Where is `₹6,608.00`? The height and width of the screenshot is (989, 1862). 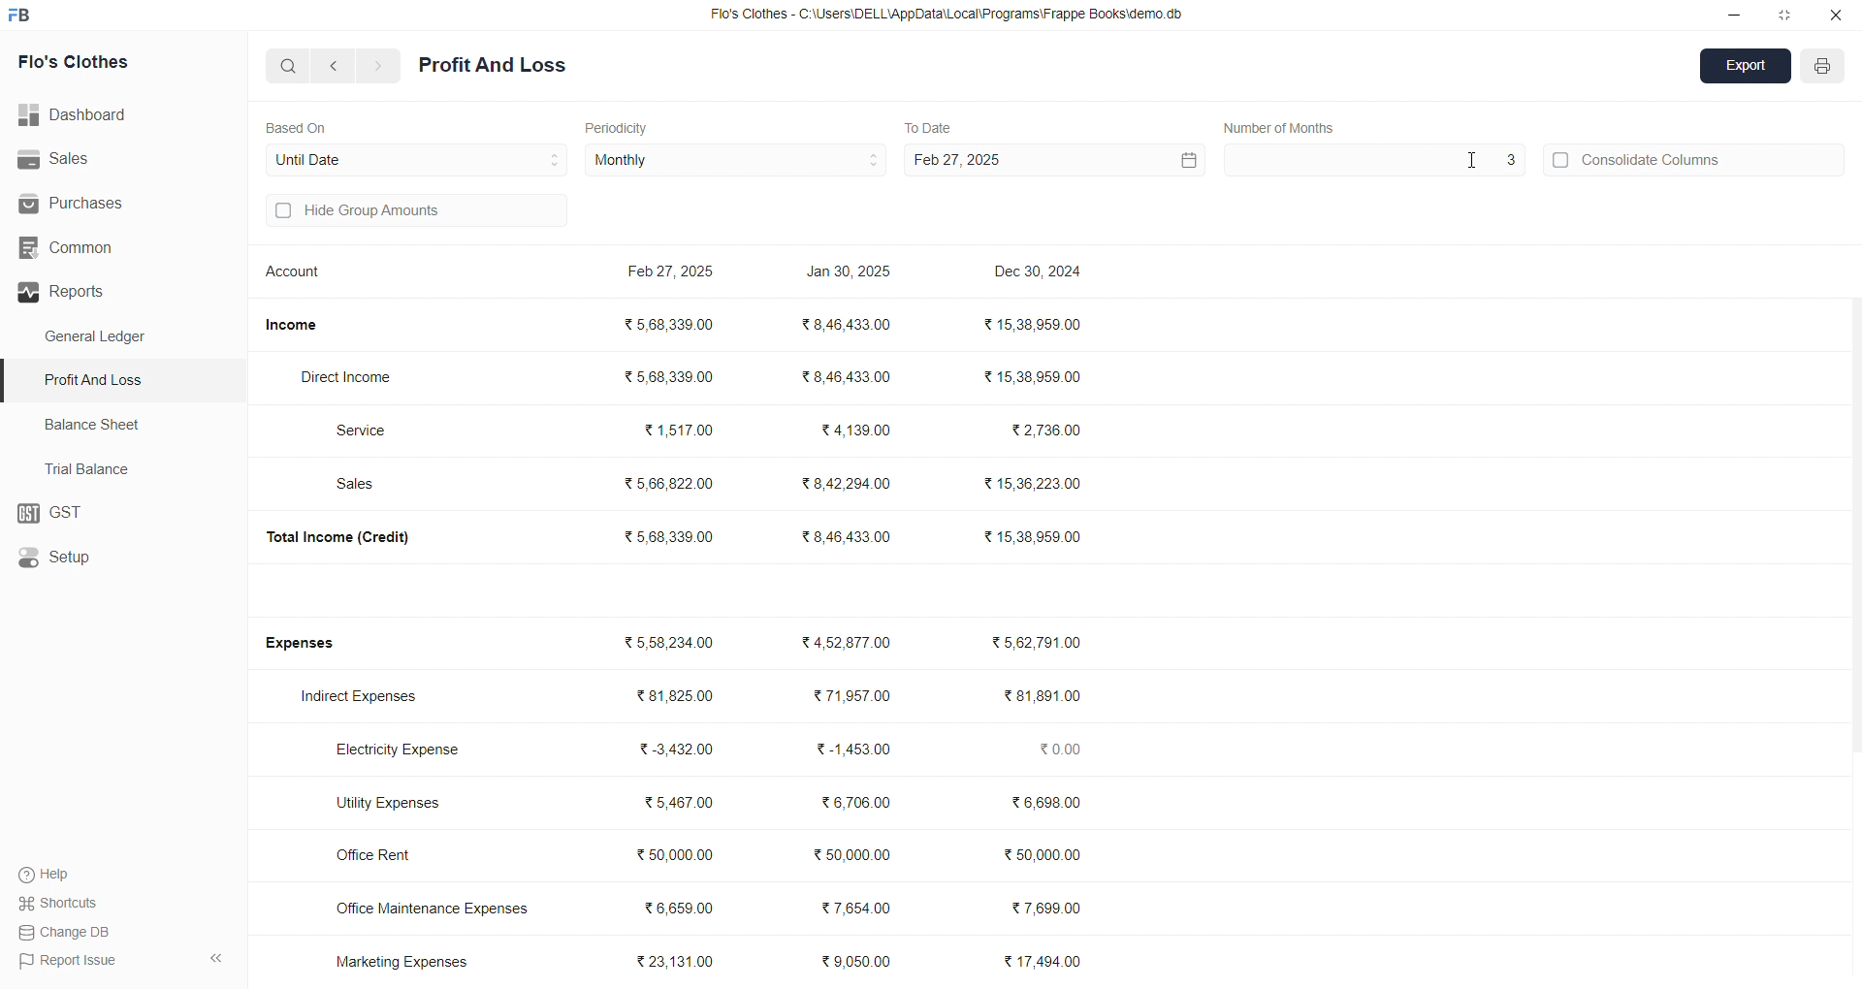 ₹6,608.00 is located at coordinates (1049, 803).